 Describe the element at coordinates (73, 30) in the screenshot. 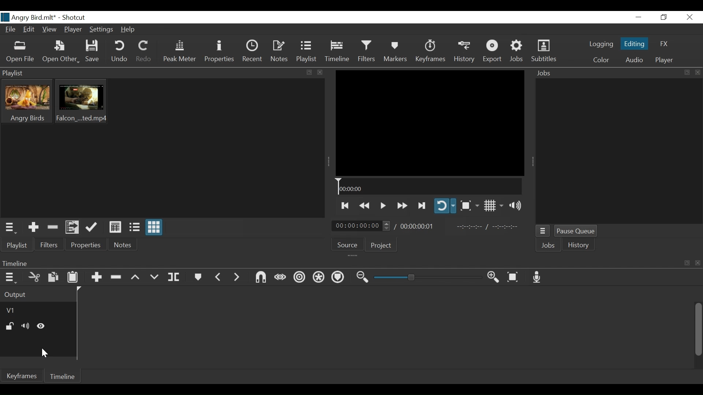

I see `Player` at that location.